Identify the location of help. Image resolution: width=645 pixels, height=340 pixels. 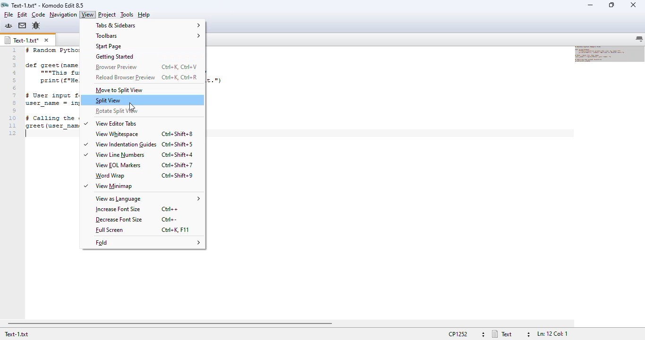
(144, 15).